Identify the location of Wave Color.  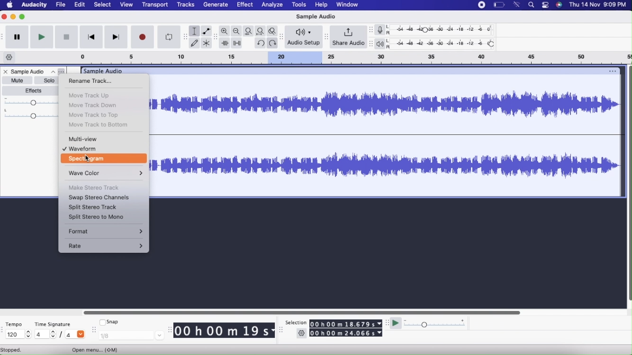
(104, 173).